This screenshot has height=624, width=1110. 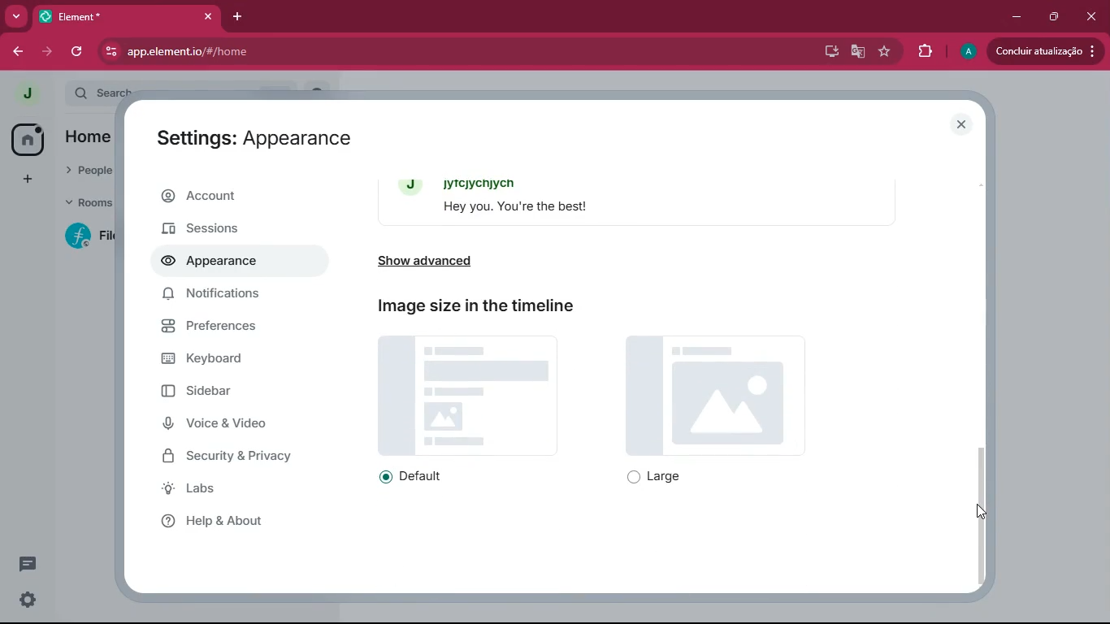 What do you see at coordinates (478, 305) in the screenshot?
I see `Image size in the timeline` at bounding box center [478, 305].